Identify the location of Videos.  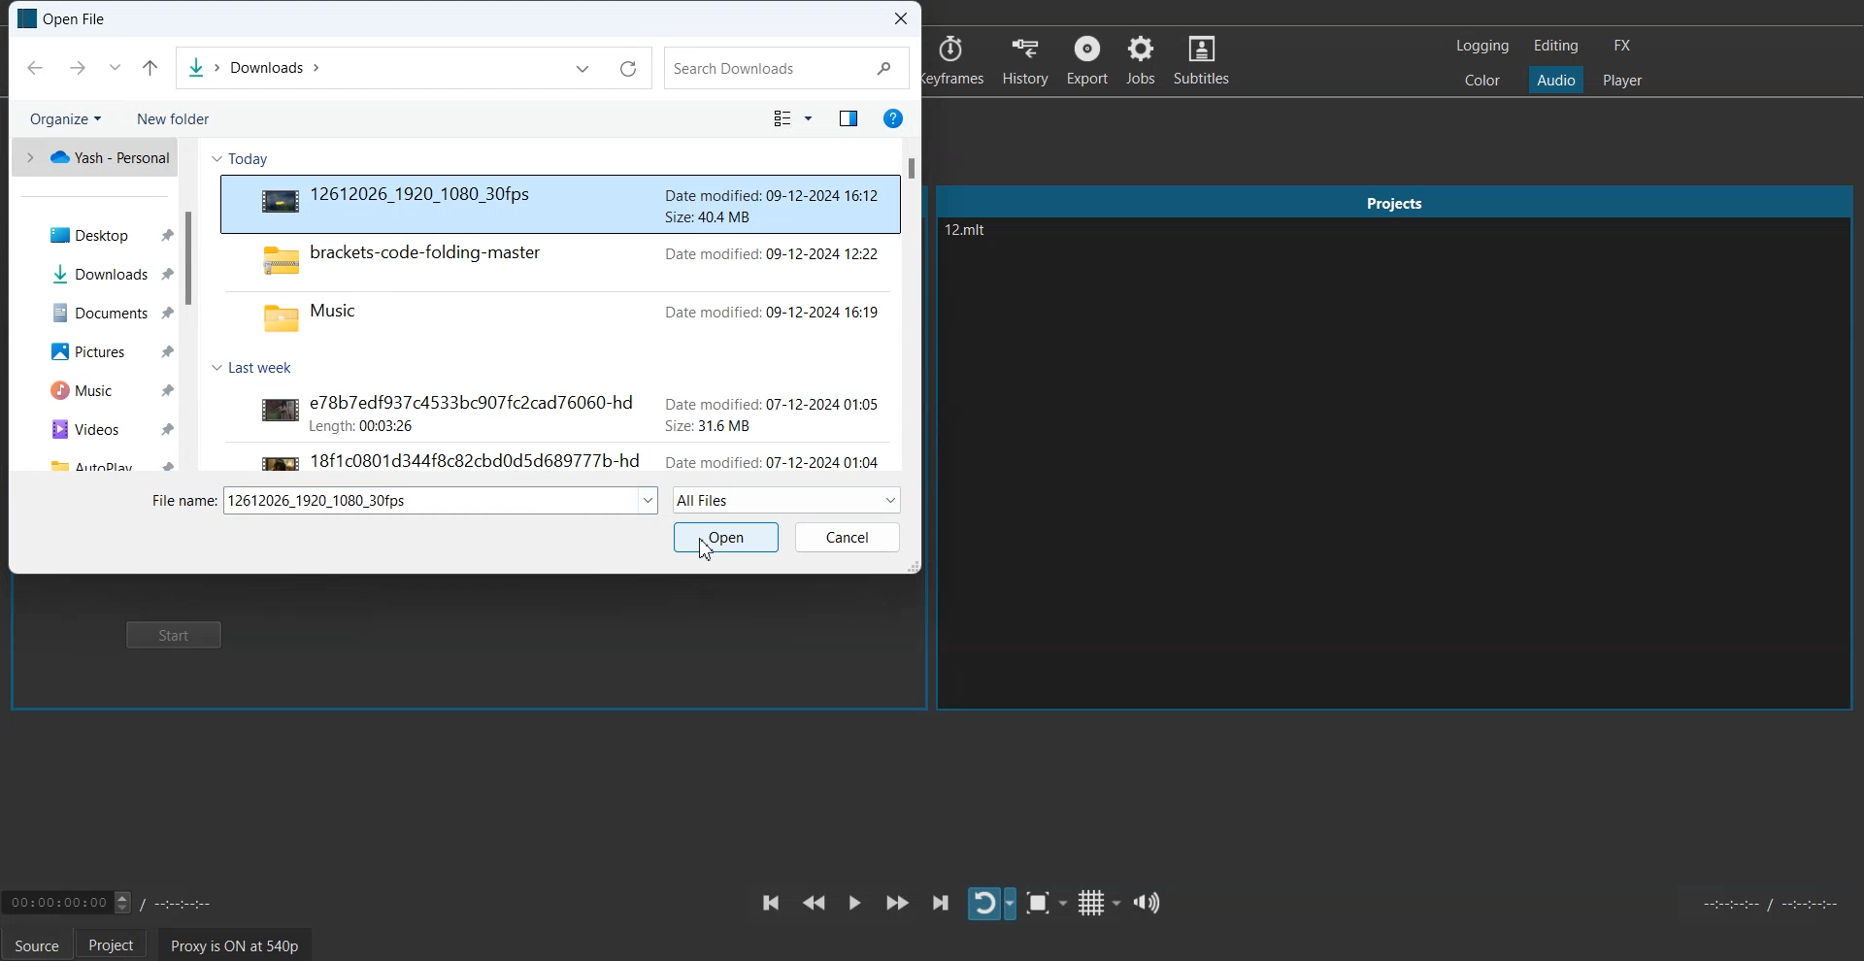
(96, 428).